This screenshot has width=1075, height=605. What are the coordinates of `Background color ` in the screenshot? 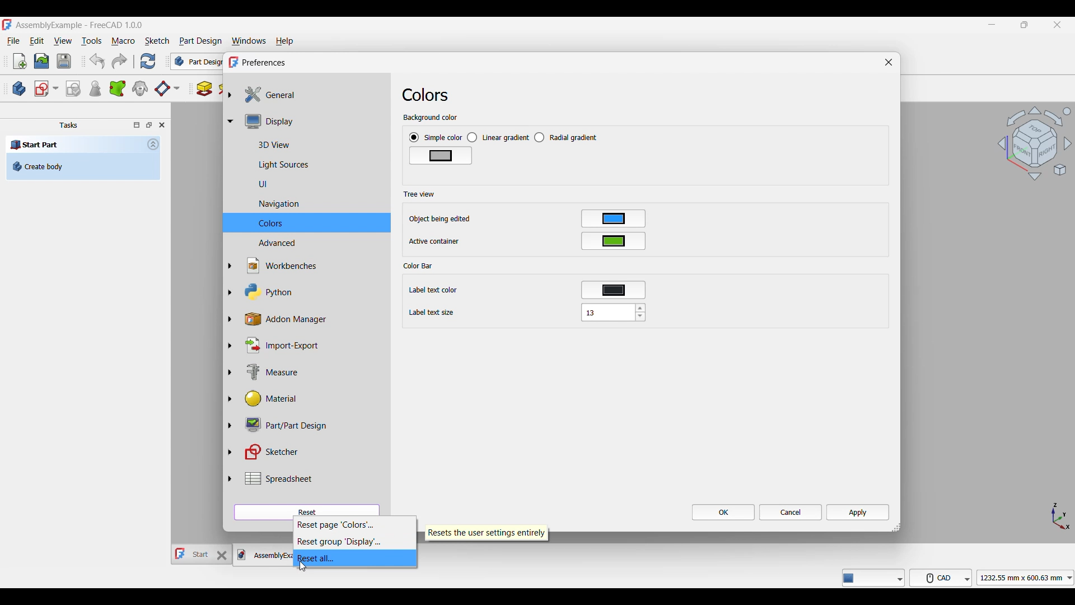 It's located at (430, 118).